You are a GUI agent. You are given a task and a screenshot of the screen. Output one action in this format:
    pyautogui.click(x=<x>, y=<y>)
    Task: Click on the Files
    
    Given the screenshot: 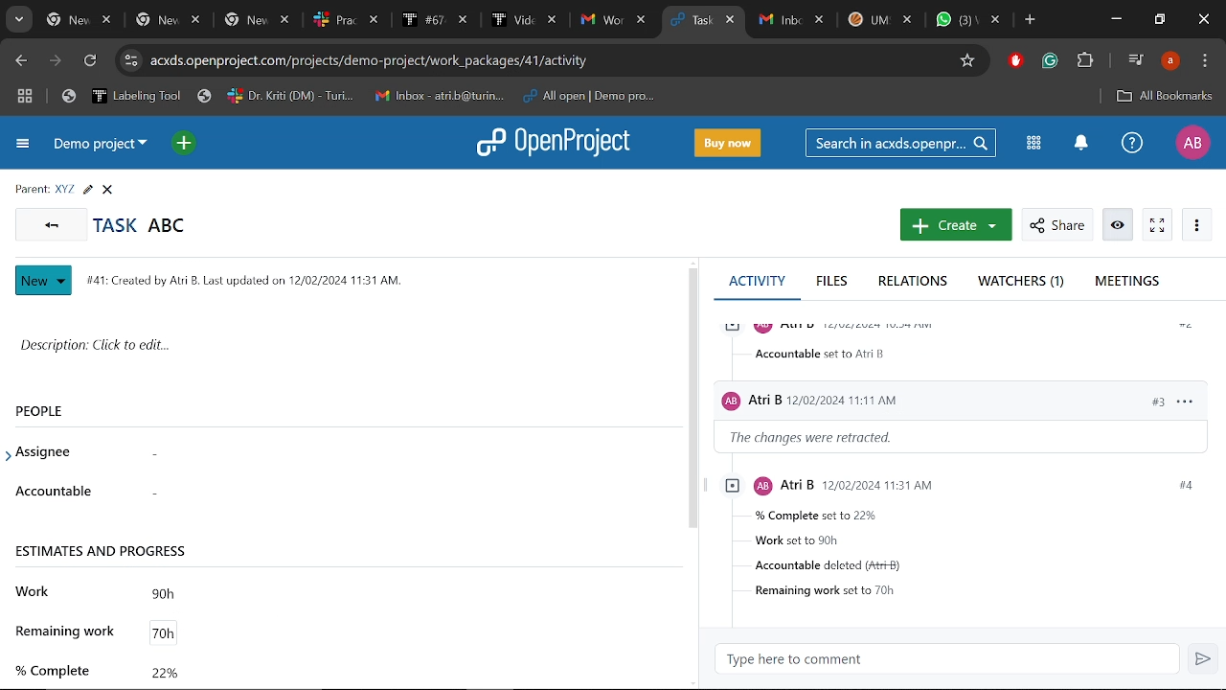 What is the action you would take?
    pyautogui.click(x=833, y=283)
    